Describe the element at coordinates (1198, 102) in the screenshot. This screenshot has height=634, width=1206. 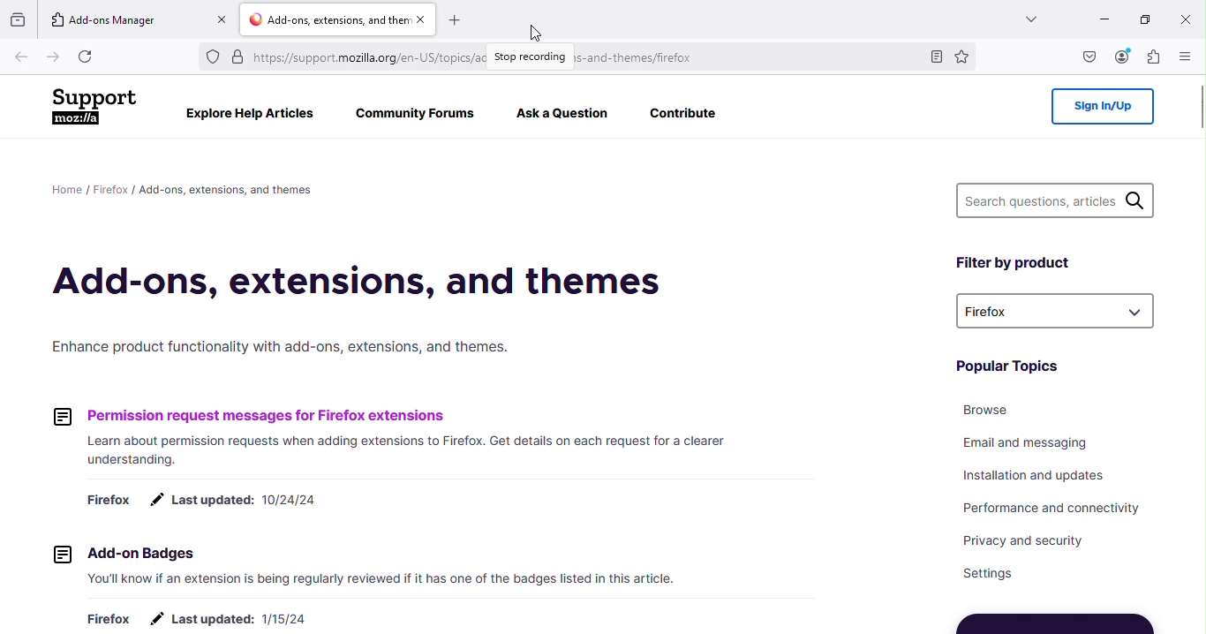
I see `Scroll bar` at that location.